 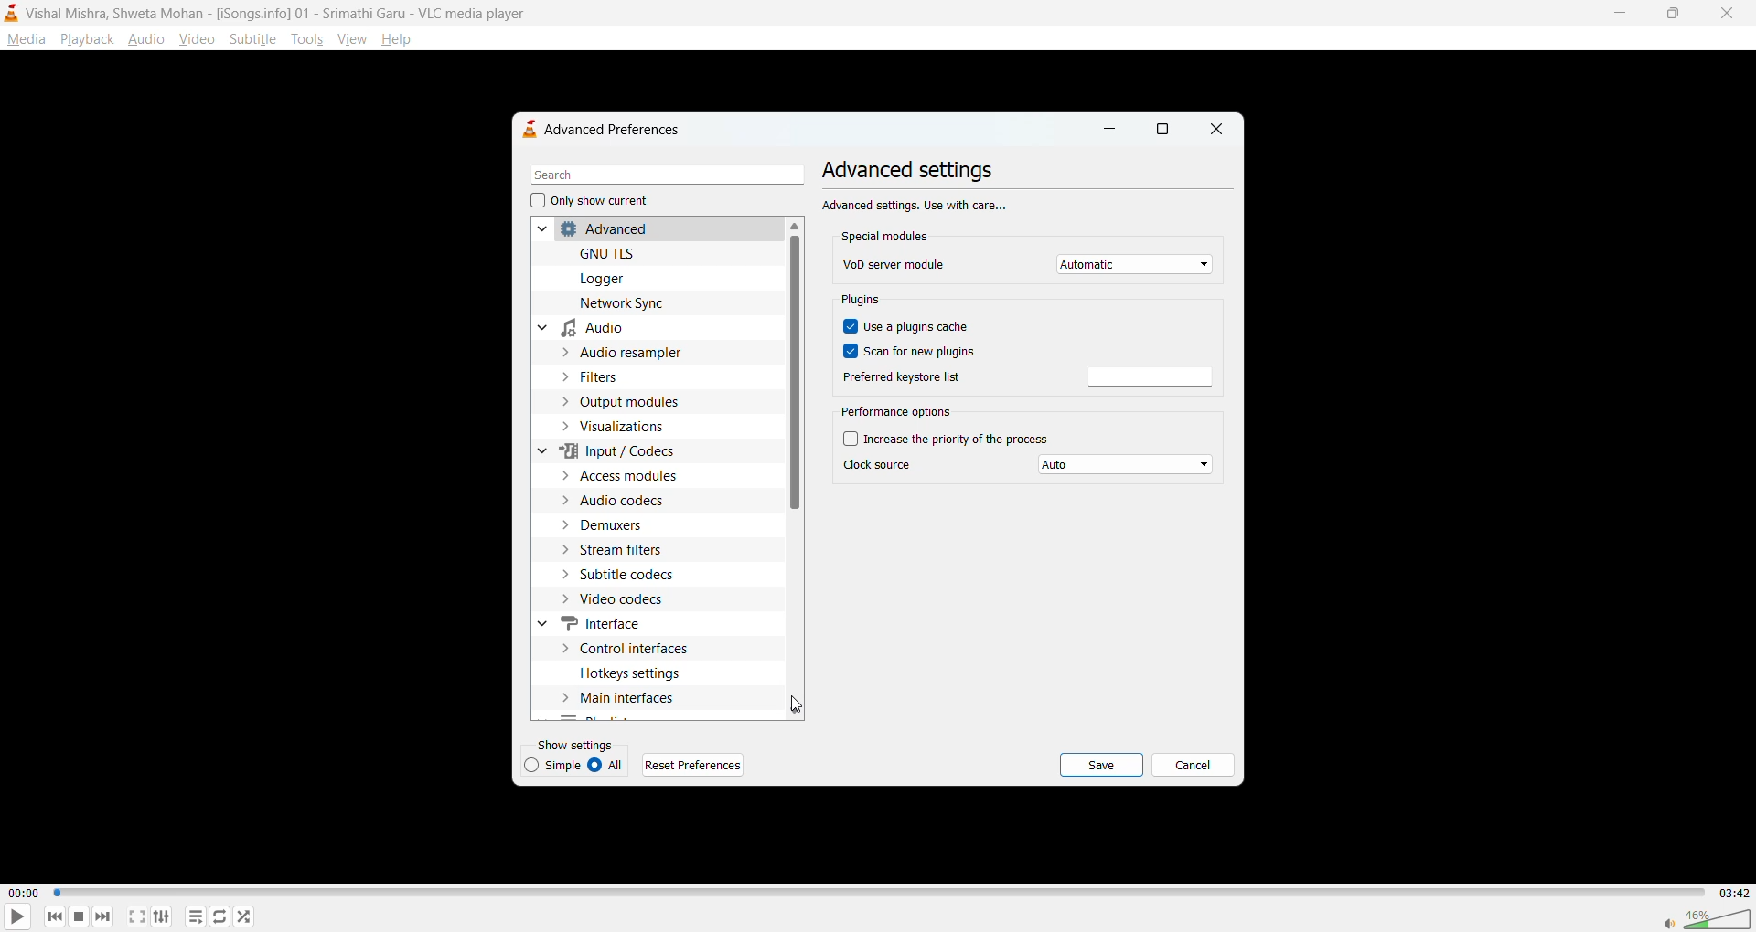 I want to click on video codecs, so click(x=625, y=598).